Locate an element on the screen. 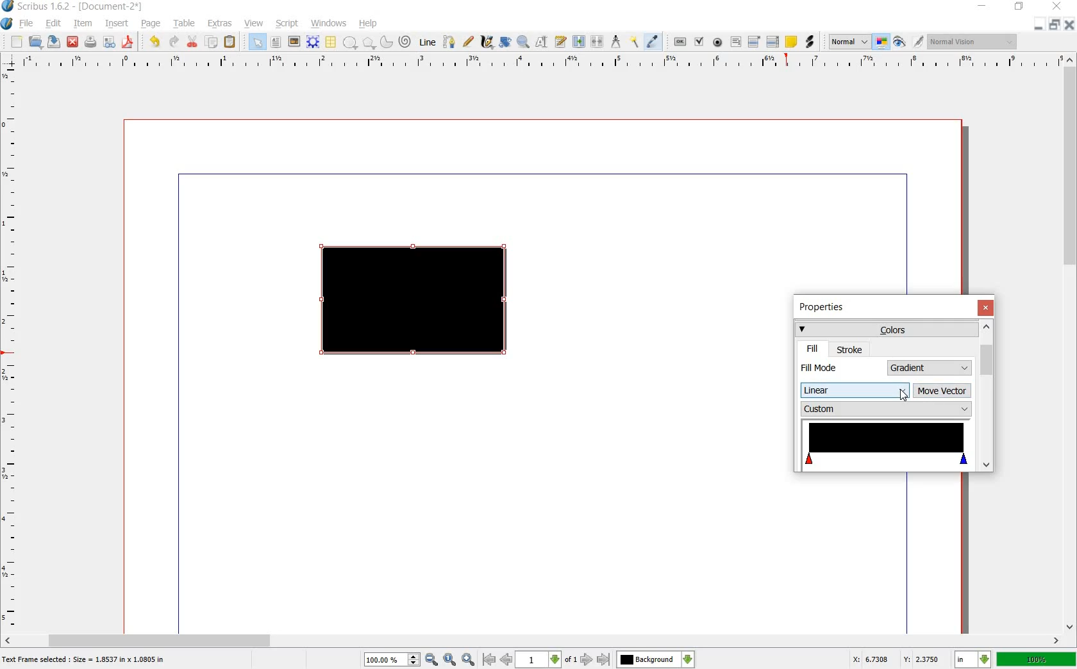 The width and height of the screenshot is (1077, 669). scribus 1.6.2 - [document-2*] is located at coordinates (85, 7).